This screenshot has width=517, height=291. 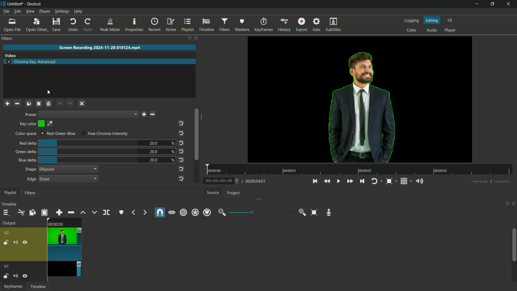 I want to click on jobs, so click(x=316, y=25).